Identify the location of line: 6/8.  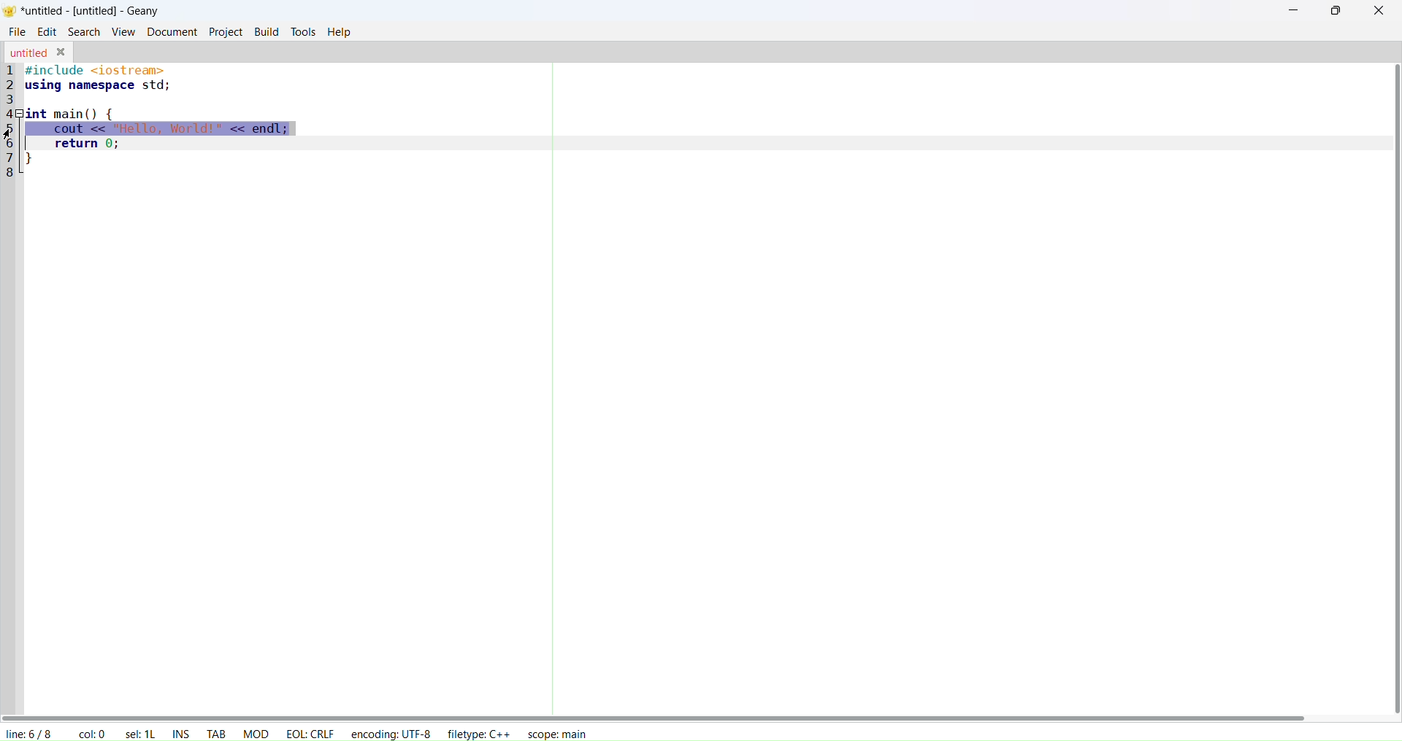
(29, 733).